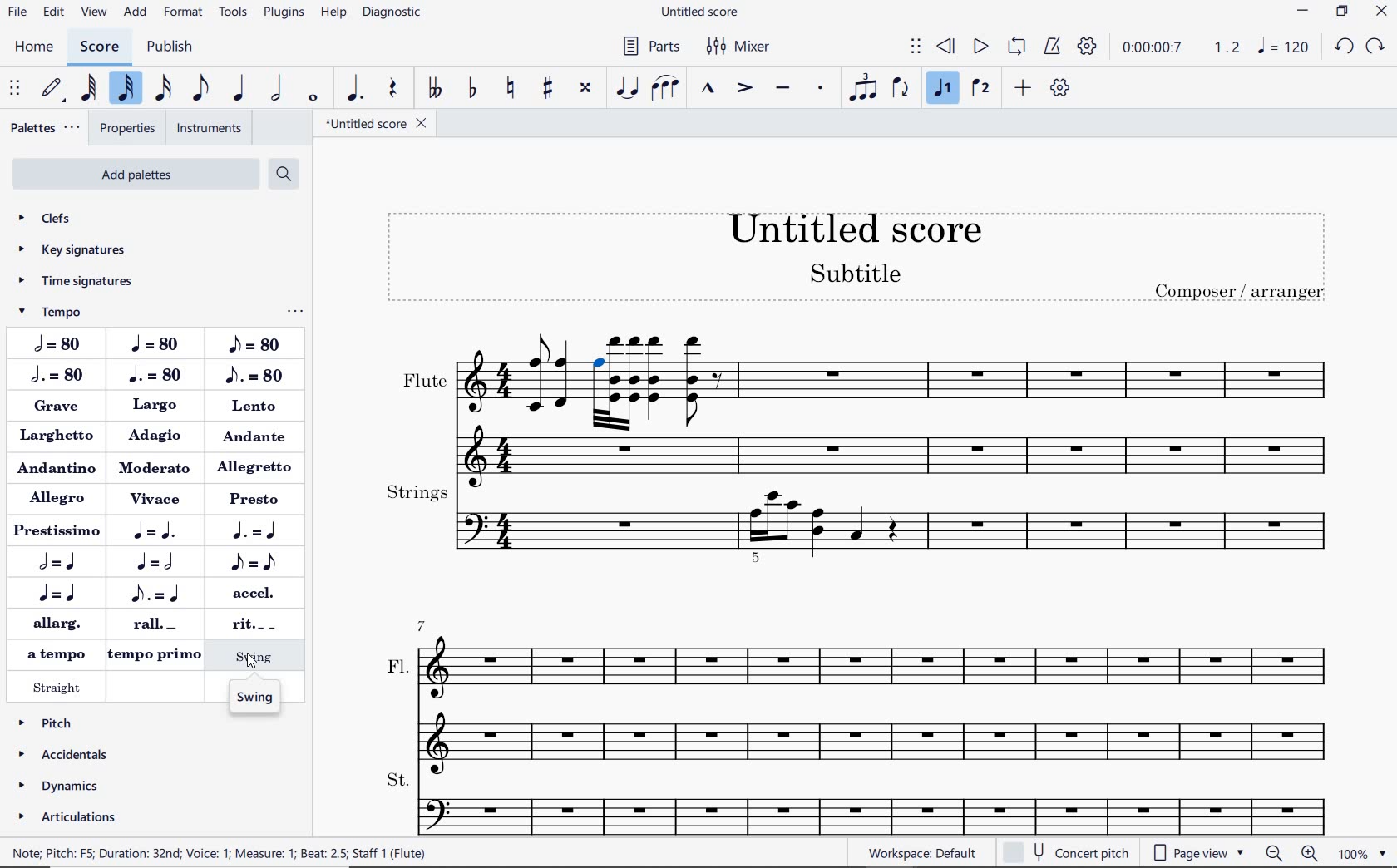  What do you see at coordinates (154, 657) in the screenshot?
I see `TEMPO PRIMO` at bounding box center [154, 657].